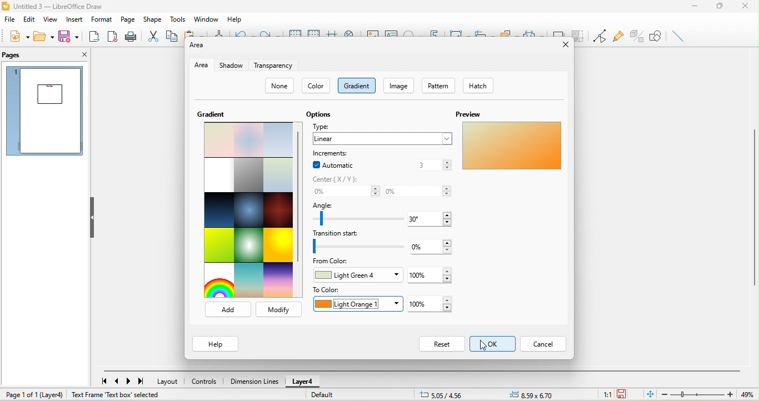 This screenshot has width=759, height=401. What do you see at coordinates (9, 19) in the screenshot?
I see `file` at bounding box center [9, 19].